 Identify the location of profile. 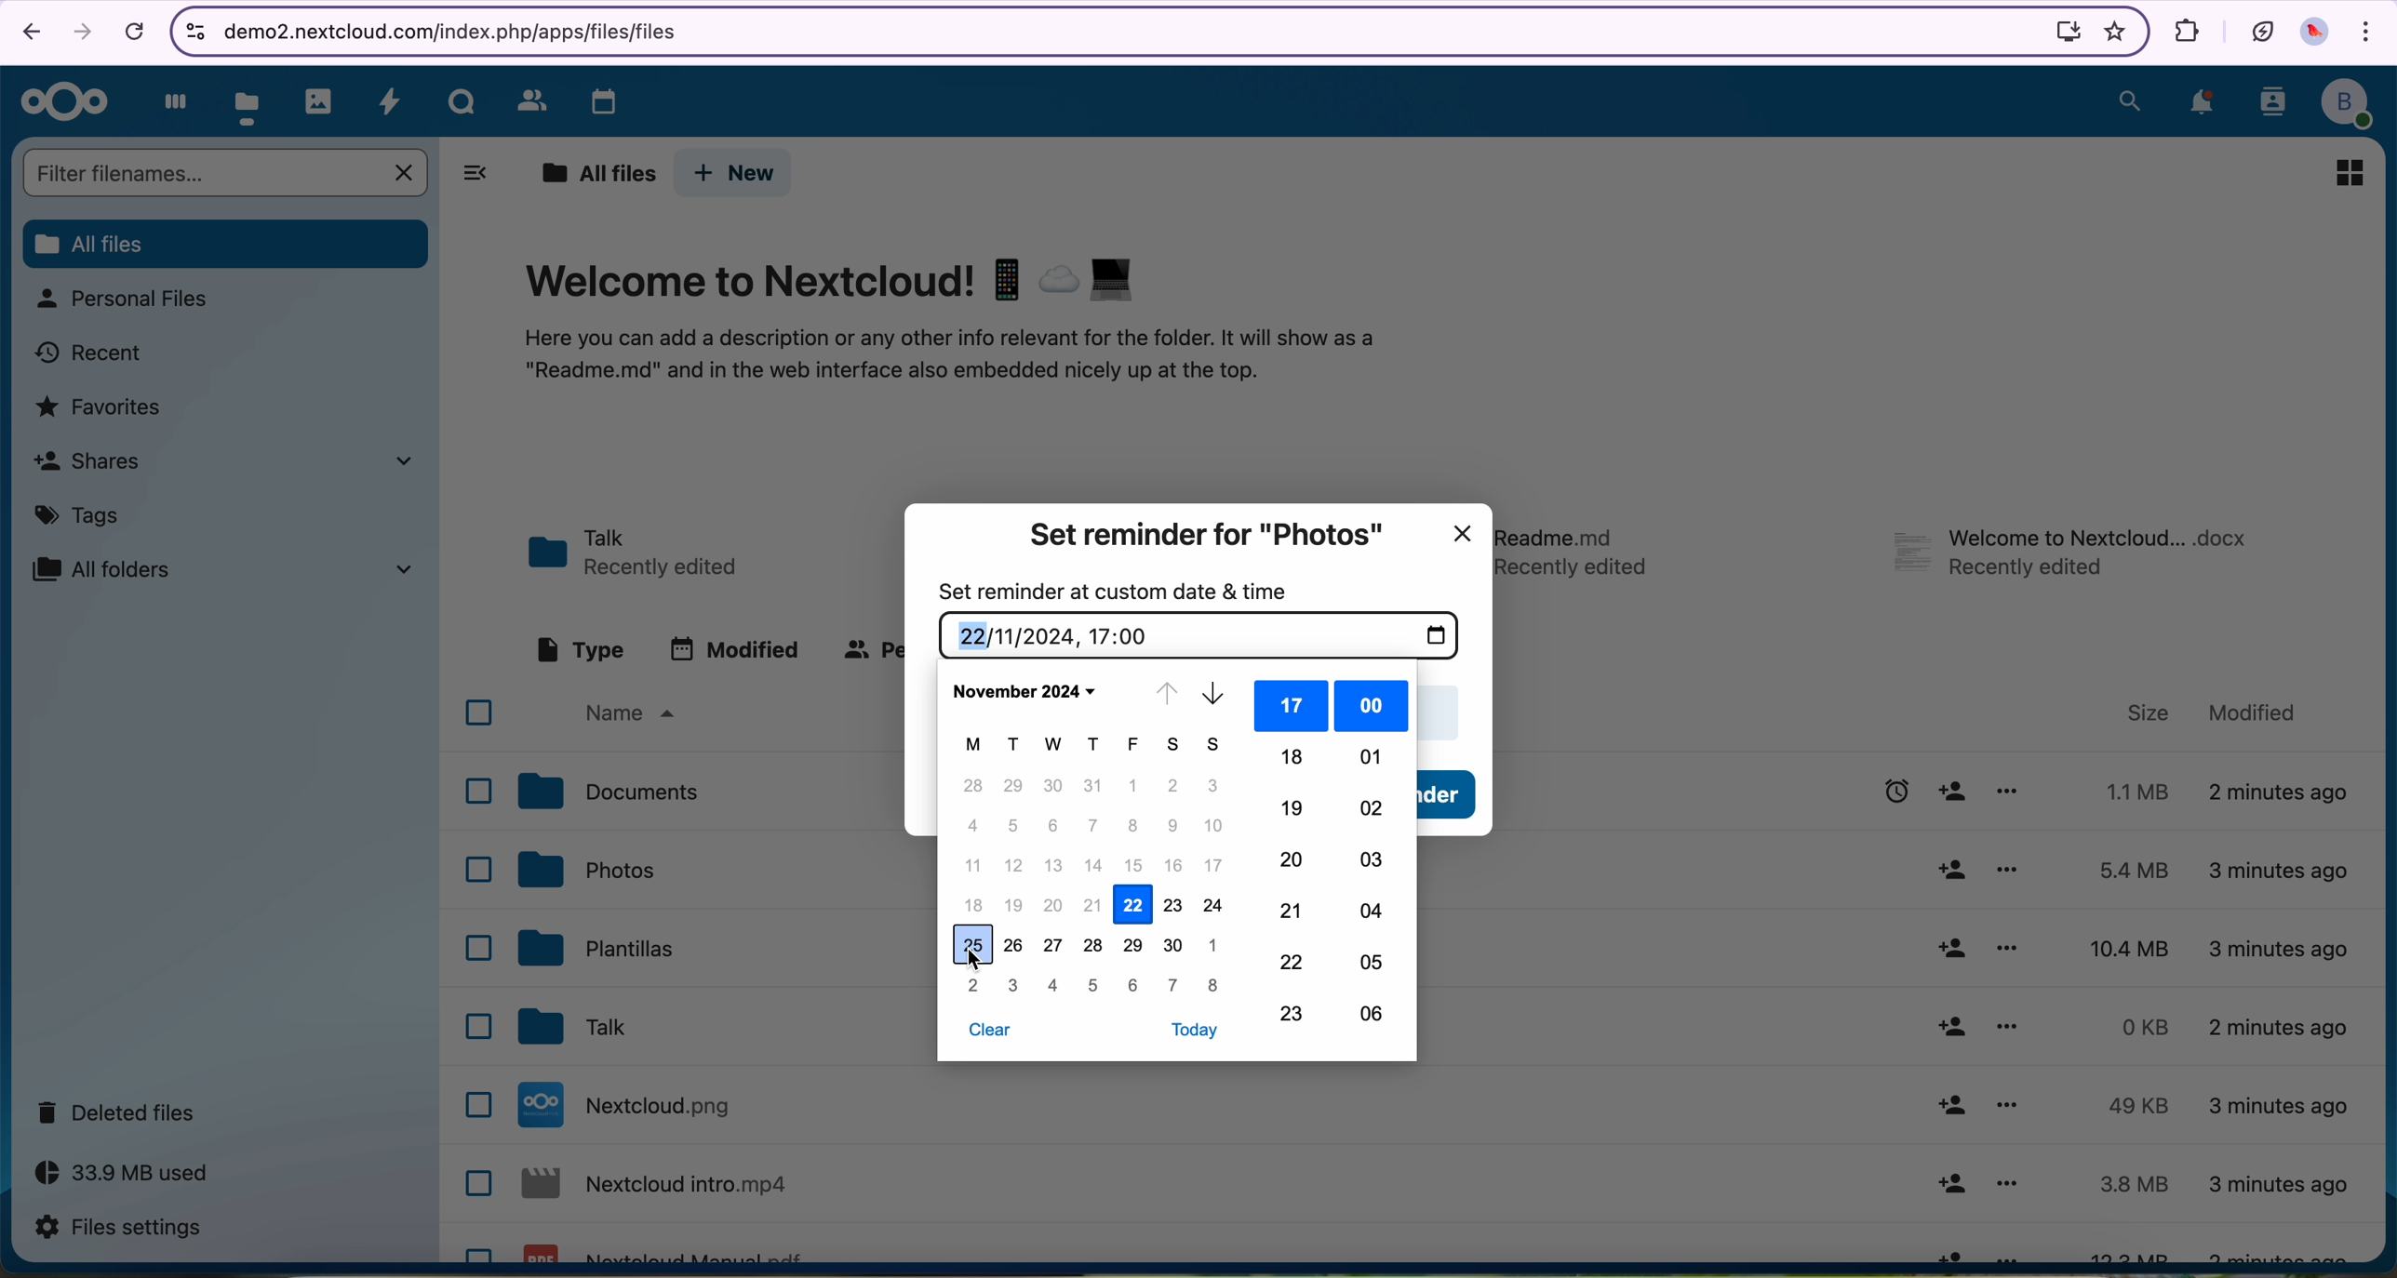
(2350, 100).